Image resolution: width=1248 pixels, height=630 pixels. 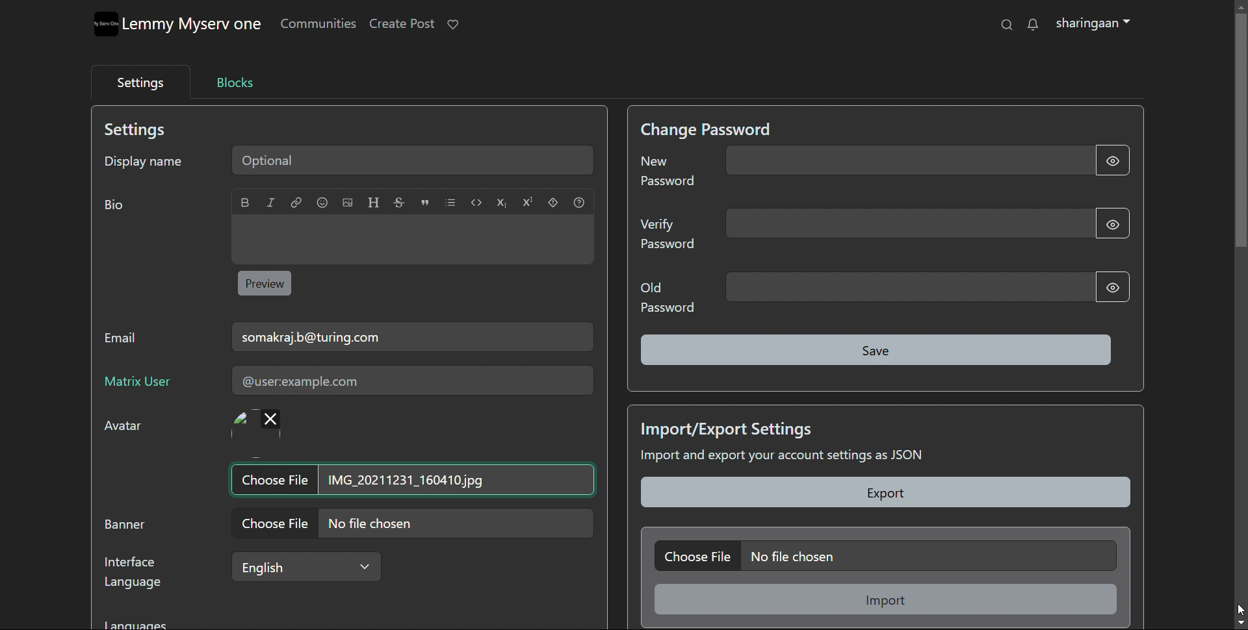 I want to click on Import/Export Settings, so click(x=730, y=427).